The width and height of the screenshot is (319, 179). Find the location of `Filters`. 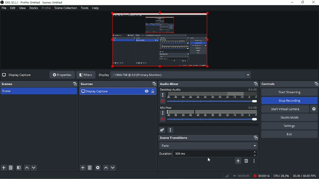

Filters is located at coordinates (86, 75).